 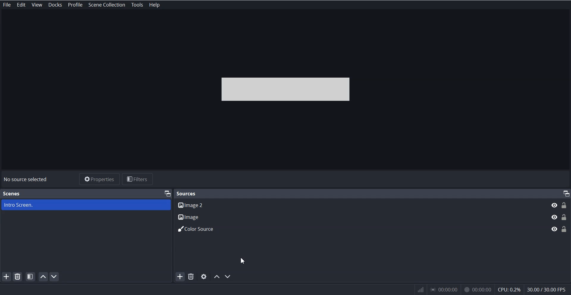 I want to click on Add Source, so click(x=180, y=277).